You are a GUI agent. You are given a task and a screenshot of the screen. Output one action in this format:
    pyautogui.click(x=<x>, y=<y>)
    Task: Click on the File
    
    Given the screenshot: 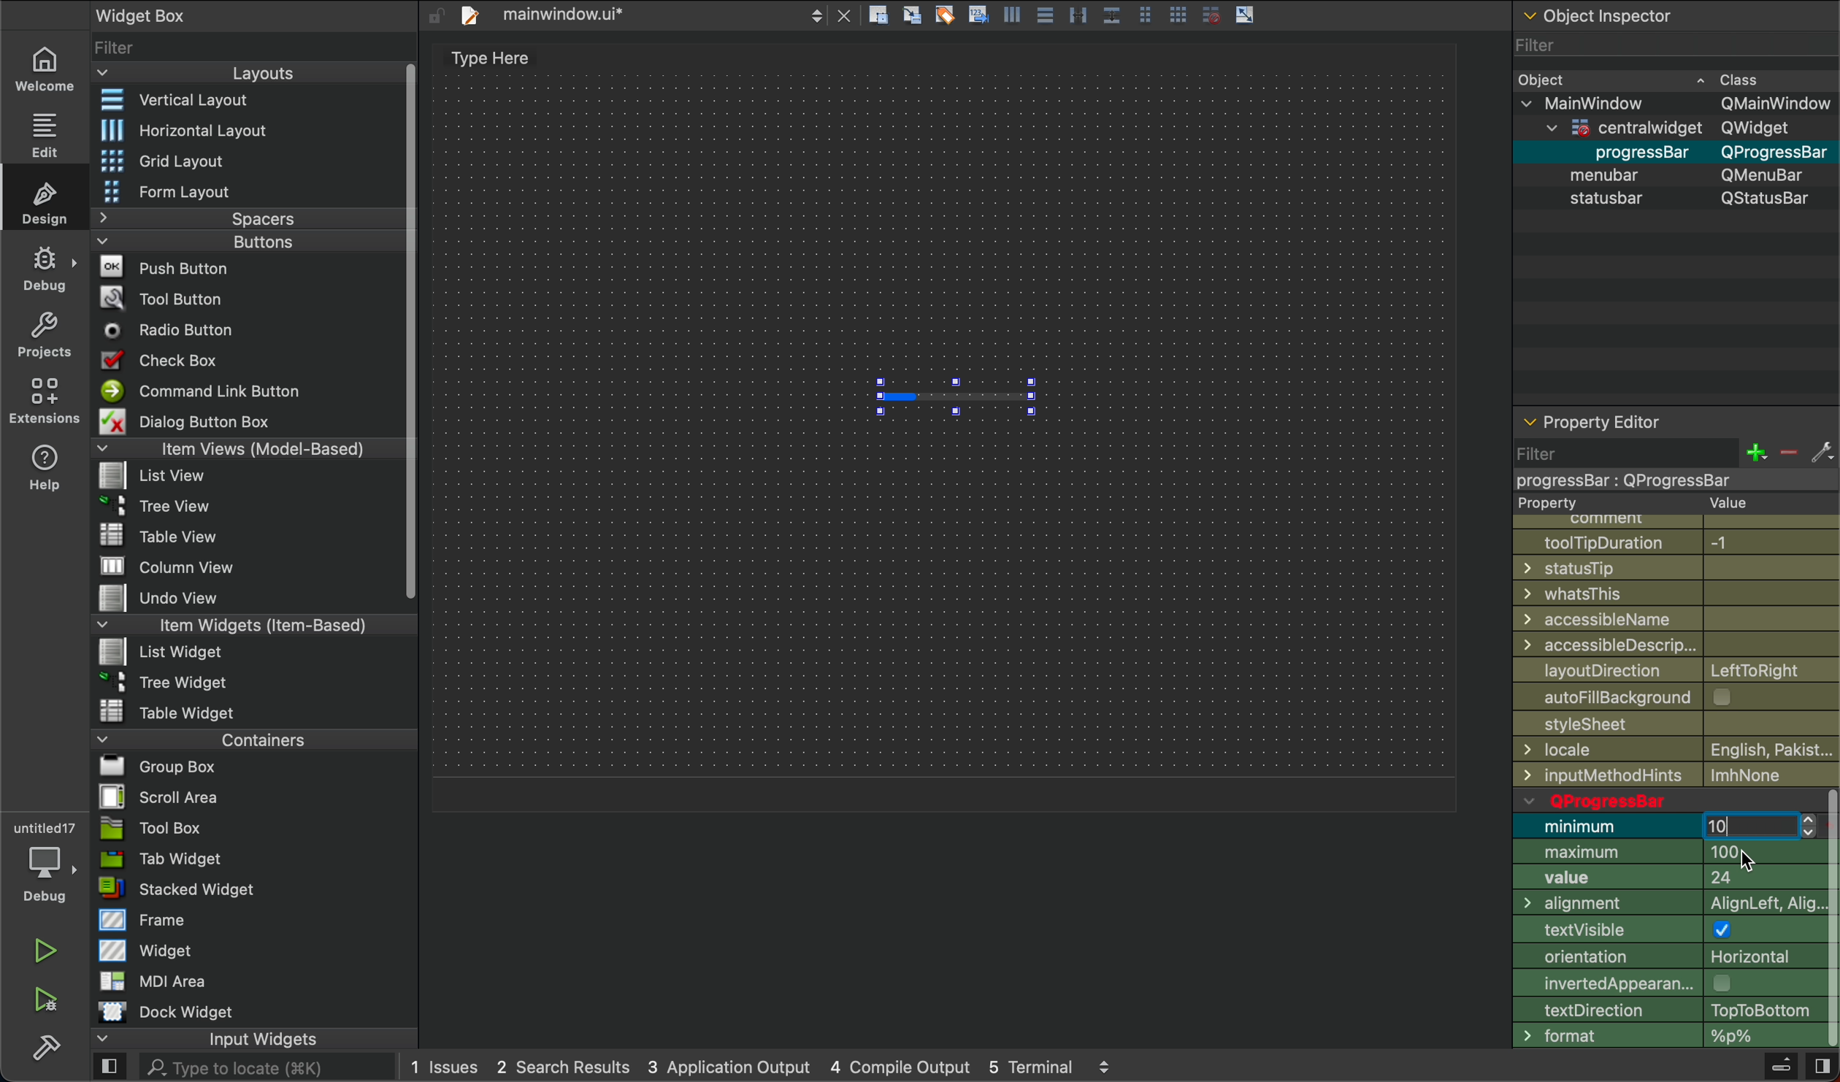 What is the action you would take?
    pyautogui.click(x=156, y=503)
    